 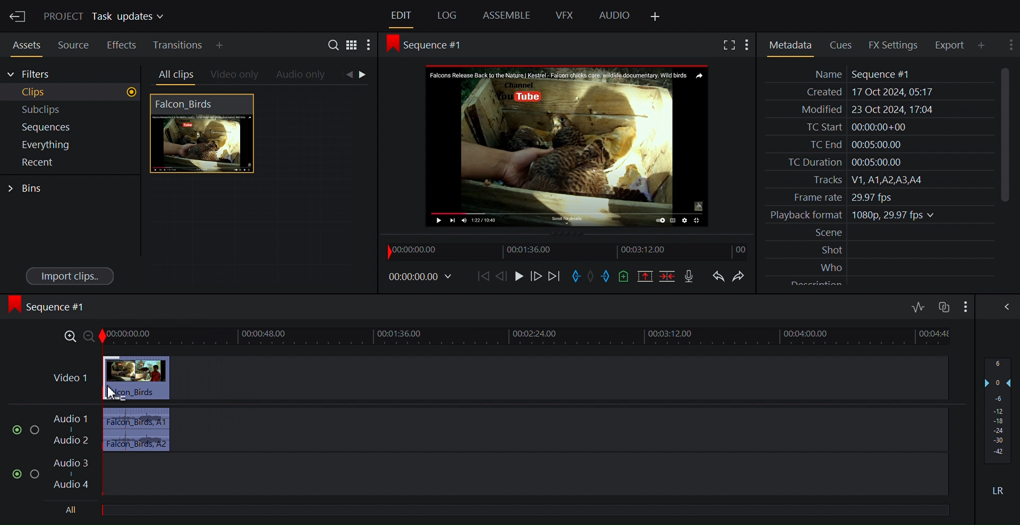 I want to click on Audio Track 1, Audio Track 2, so click(x=498, y=429).